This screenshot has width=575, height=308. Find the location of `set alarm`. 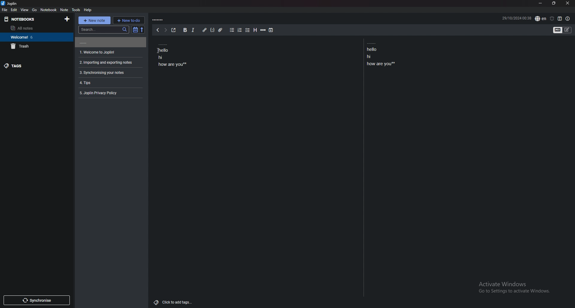

set alarm is located at coordinates (552, 19).